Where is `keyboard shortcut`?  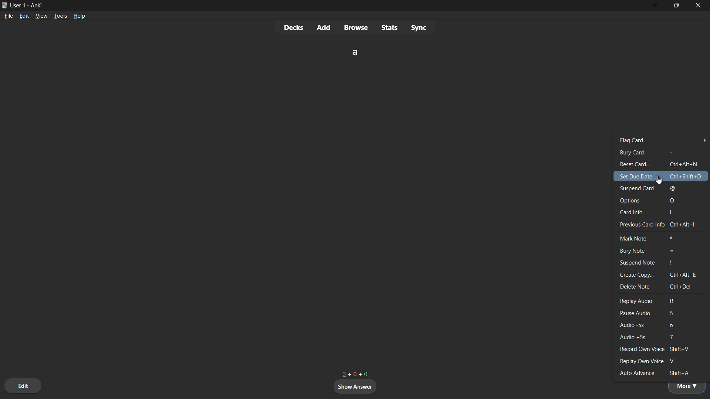 keyboard shortcut is located at coordinates (671, 263).